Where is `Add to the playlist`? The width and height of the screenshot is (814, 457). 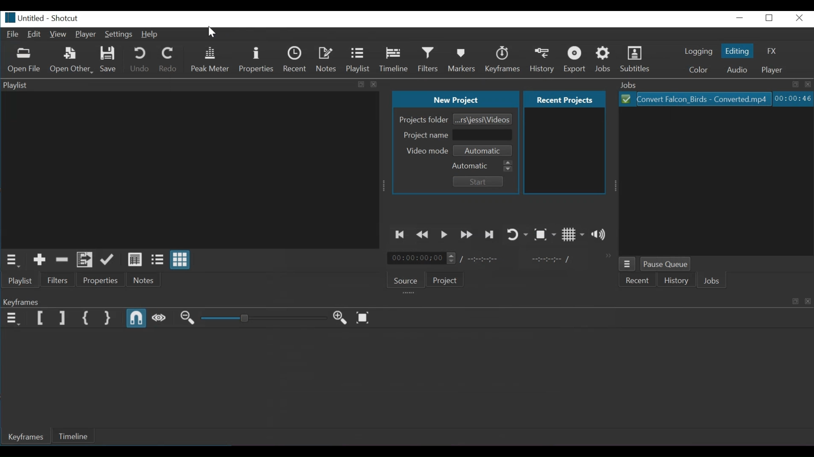
Add to the playlist is located at coordinates (39, 260).